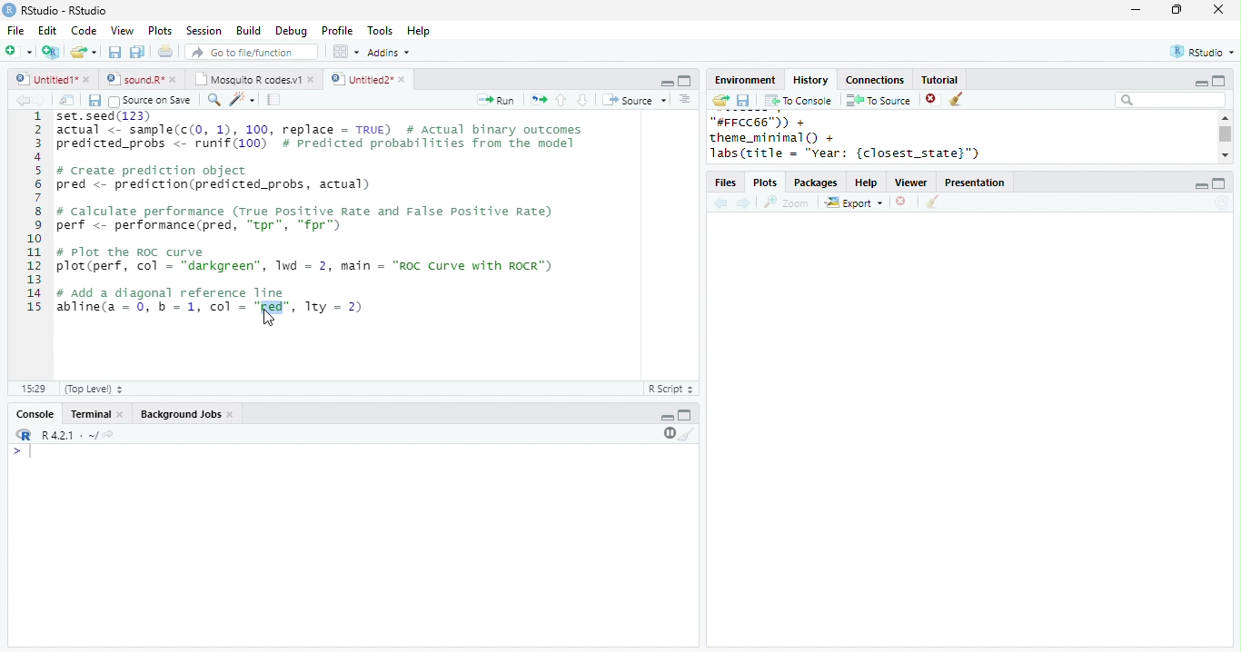  What do you see at coordinates (1219, 183) in the screenshot?
I see `maximize` at bounding box center [1219, 183].